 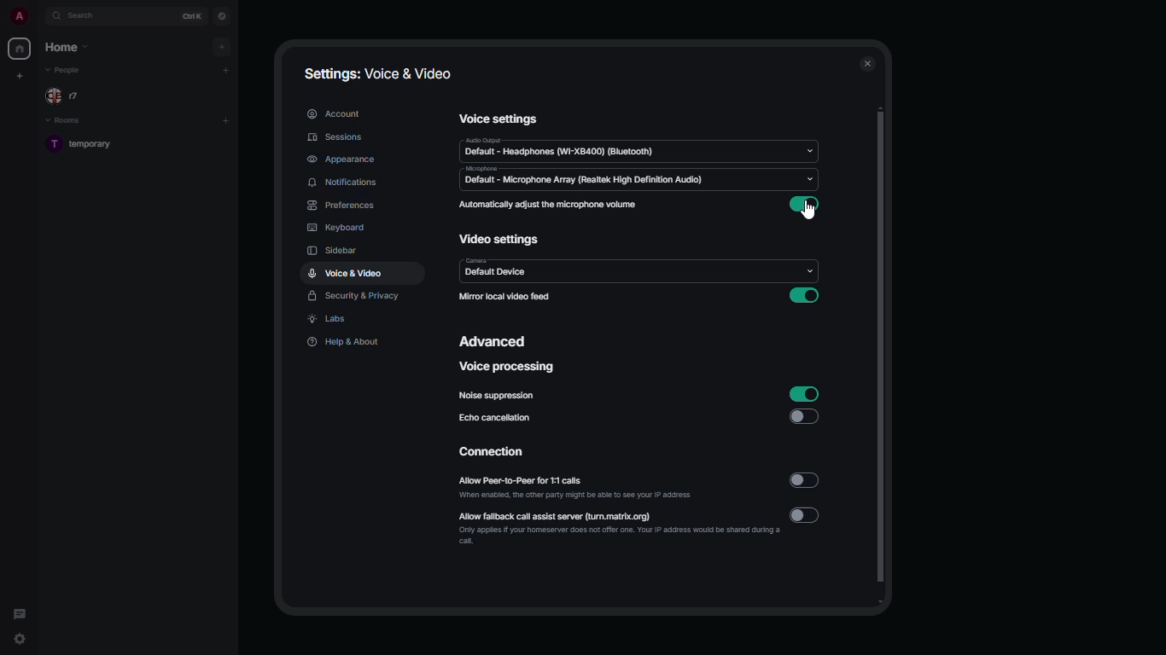 I want to click on home, so click(x=67, y=46).